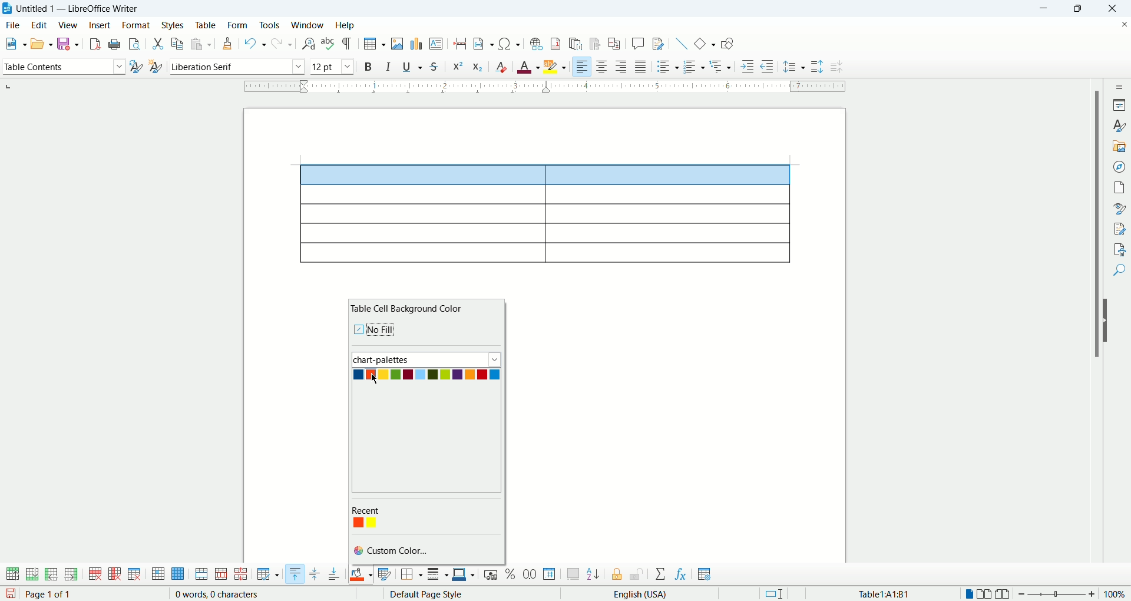 The image size is (1131, 601). What do you see at coordinates (366, 523) in the screenshot?
I see `recent colors` at bounding box center [366, 523].